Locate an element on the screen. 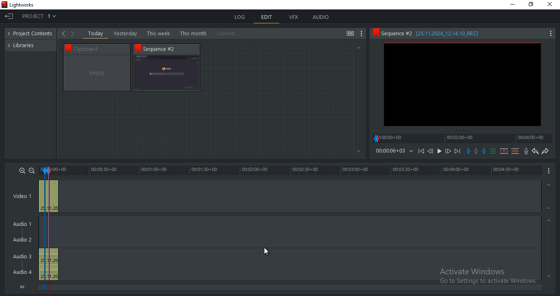  Clipboard is located at coordinates (100, 48).